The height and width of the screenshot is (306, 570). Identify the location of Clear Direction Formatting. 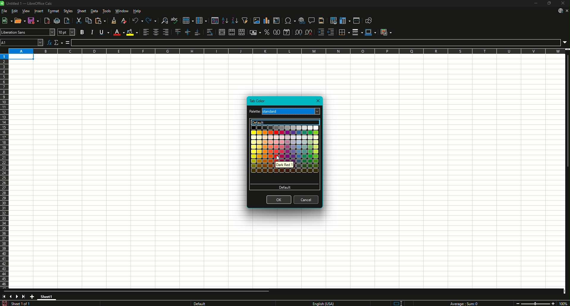
(124, 20).